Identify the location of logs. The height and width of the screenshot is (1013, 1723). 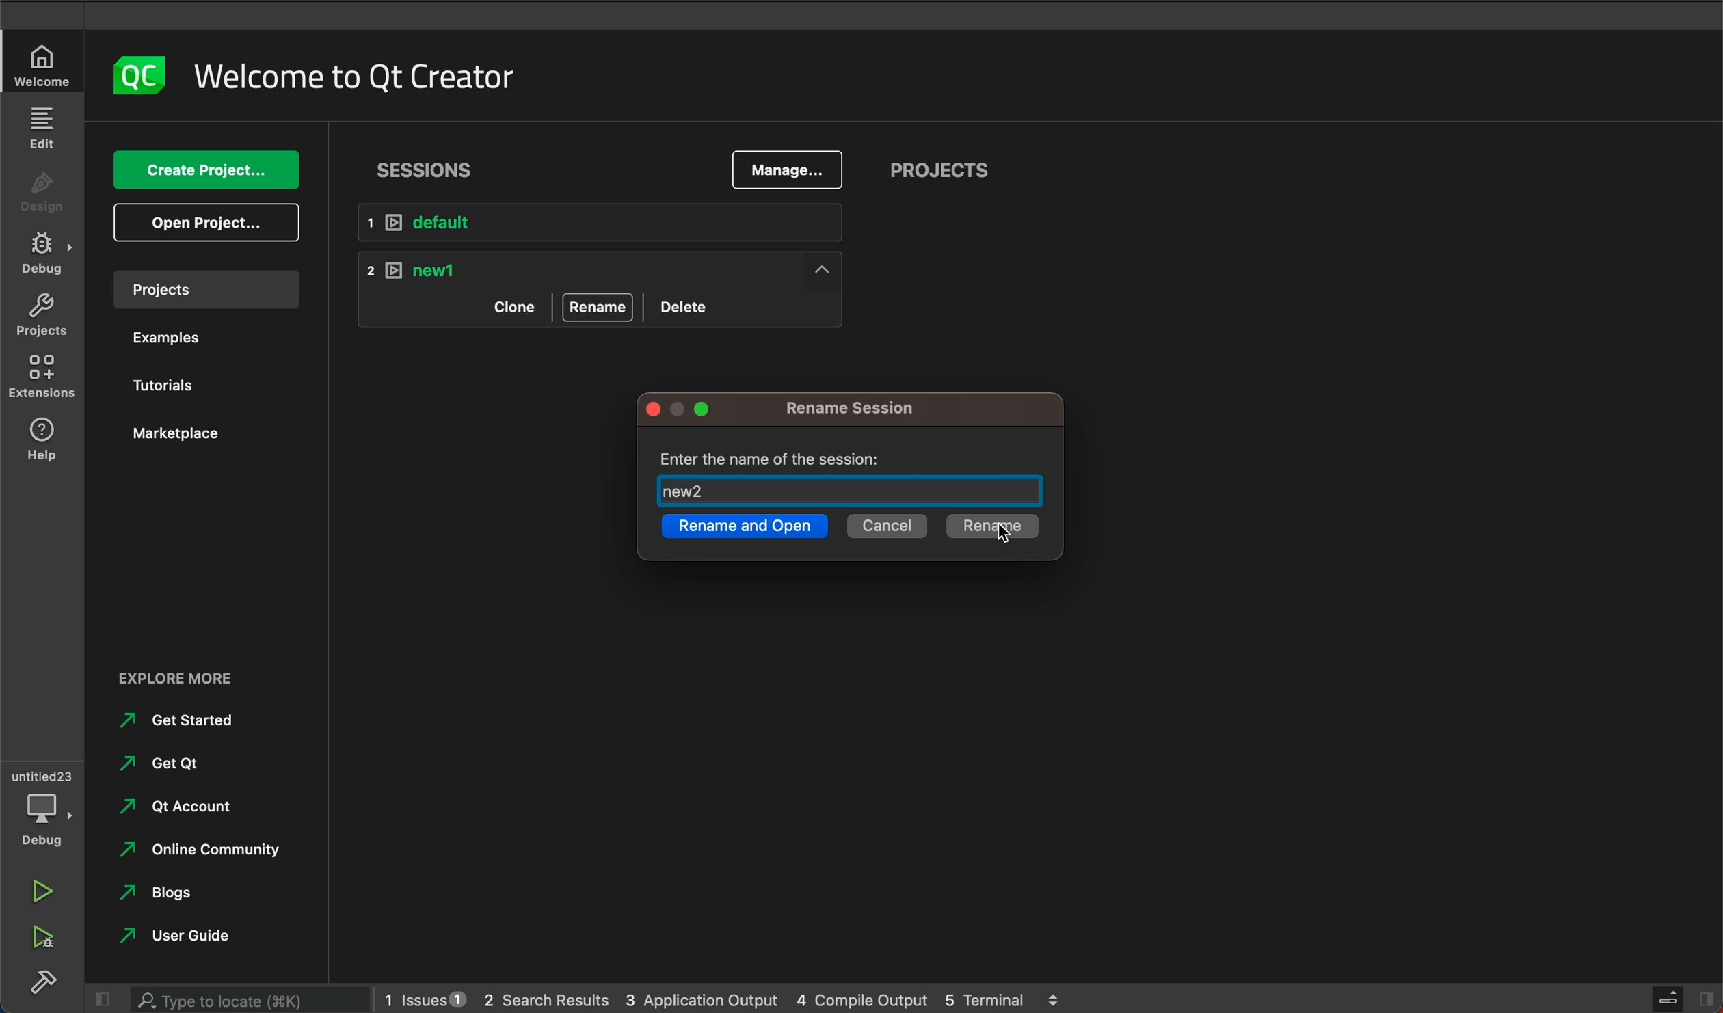
(720, 997).